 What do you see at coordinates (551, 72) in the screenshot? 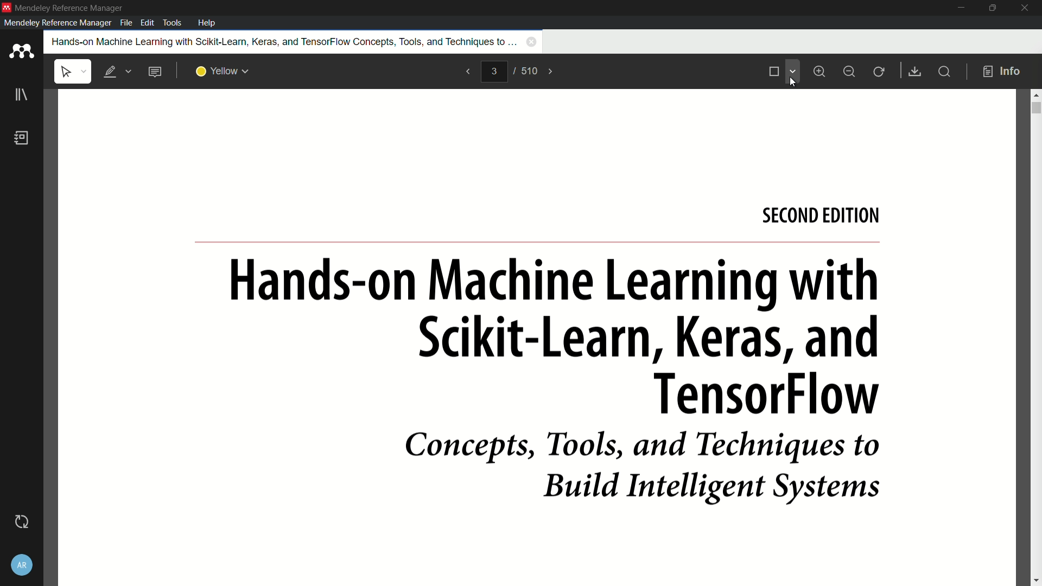
I see `next page` at bounding box center [551, 72].